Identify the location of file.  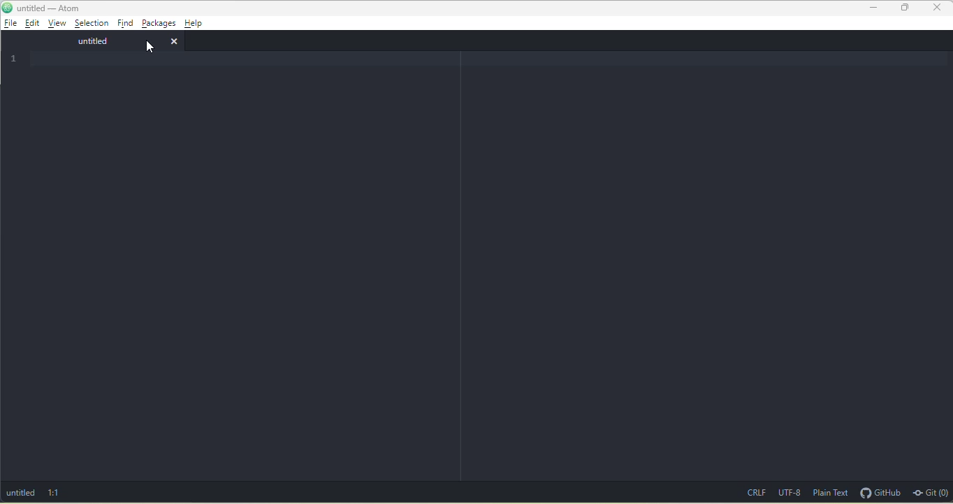
(11, 24).